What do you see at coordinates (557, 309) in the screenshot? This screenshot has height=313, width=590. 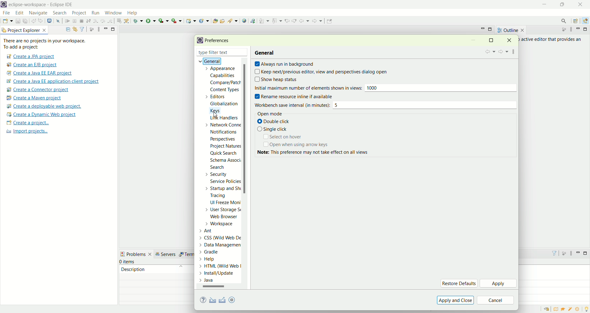 I see `overview` at bounding box center [557, 309].